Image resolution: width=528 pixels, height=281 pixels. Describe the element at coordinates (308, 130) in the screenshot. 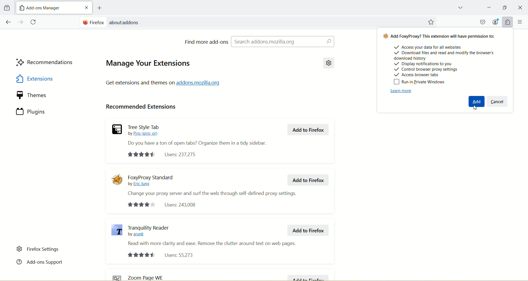

I see `Add to Firefox` at that location.